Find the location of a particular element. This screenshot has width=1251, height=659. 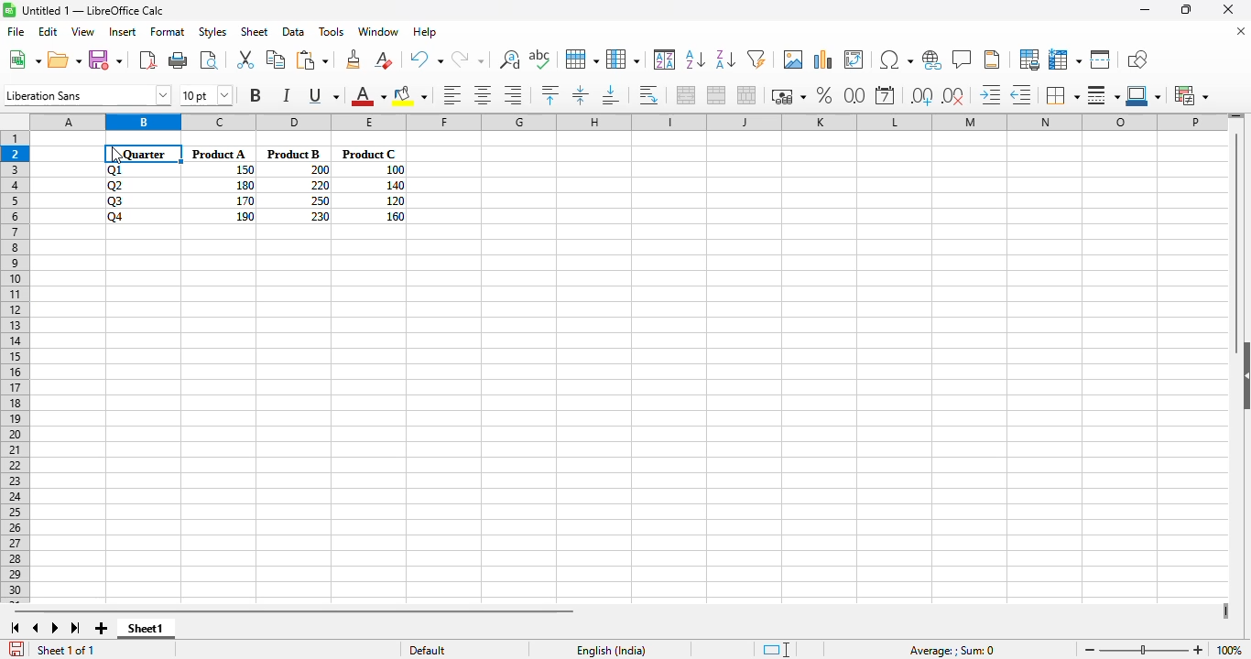

border style is located at coordinates (1104, 95).